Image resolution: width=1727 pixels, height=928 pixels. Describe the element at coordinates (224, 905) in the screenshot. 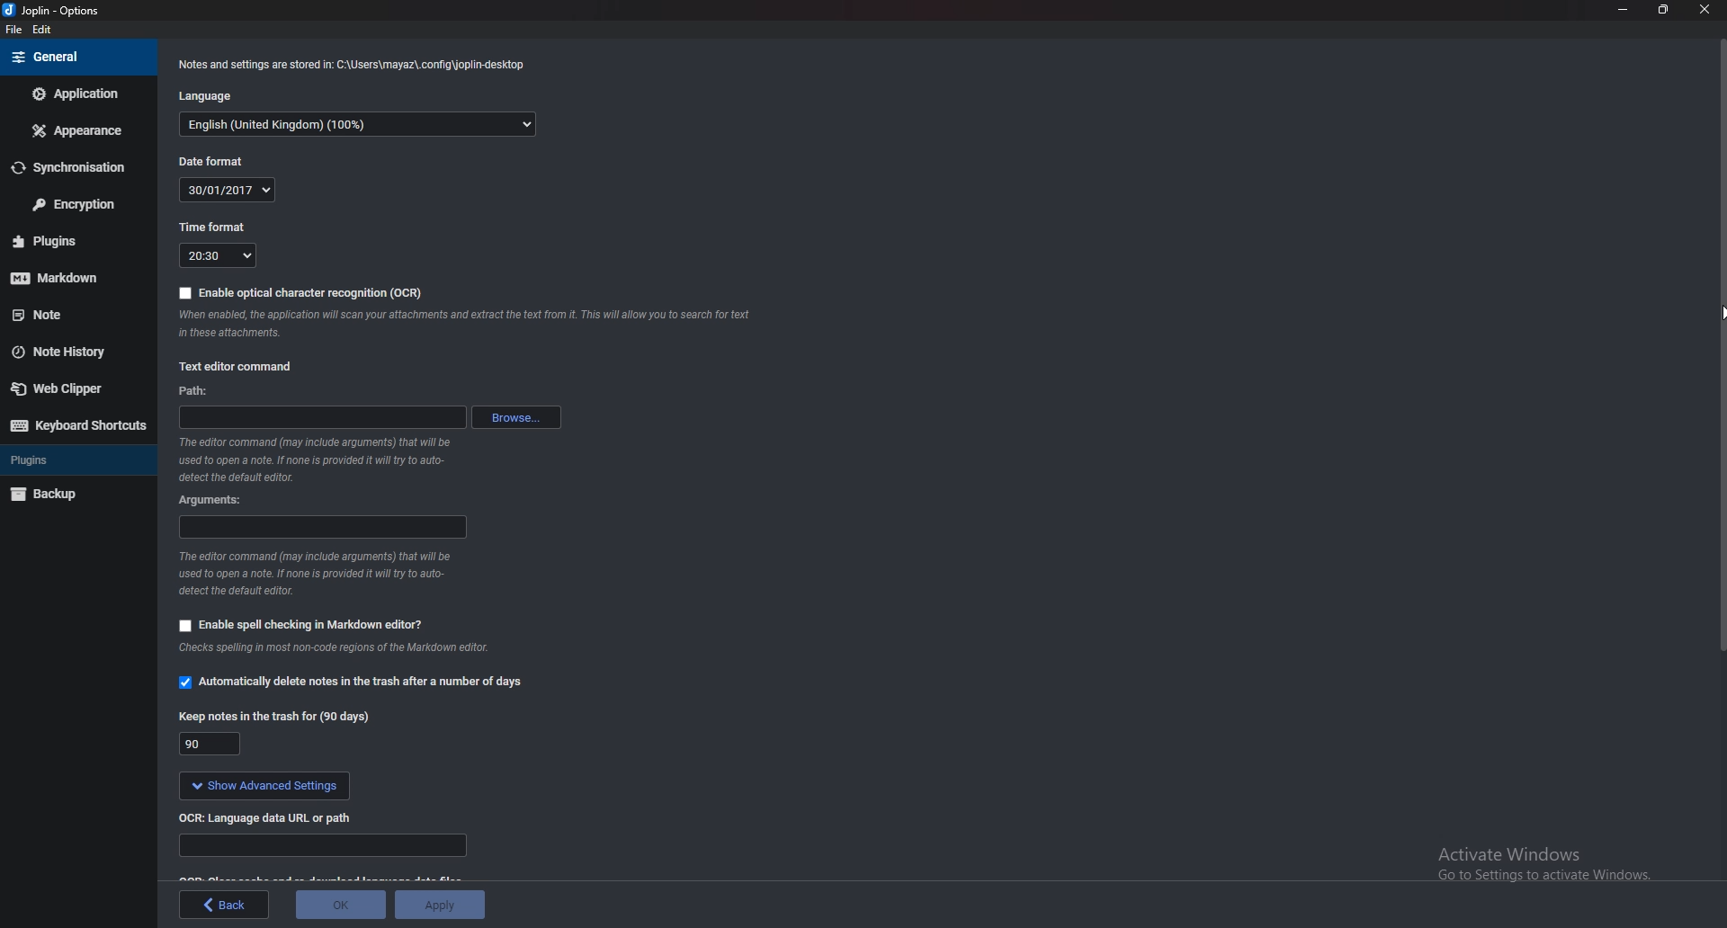

I see `back` at that location.